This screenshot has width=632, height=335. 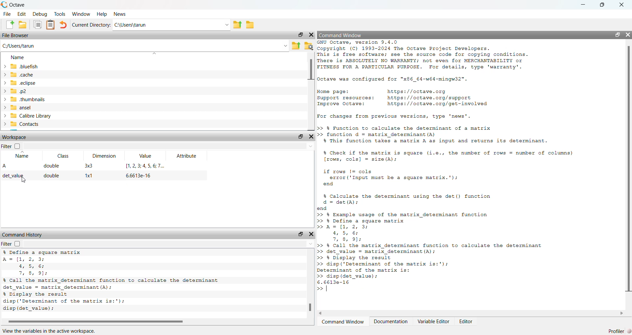 I want to click on C:/Users/tarun, so click(x=145, y=47).